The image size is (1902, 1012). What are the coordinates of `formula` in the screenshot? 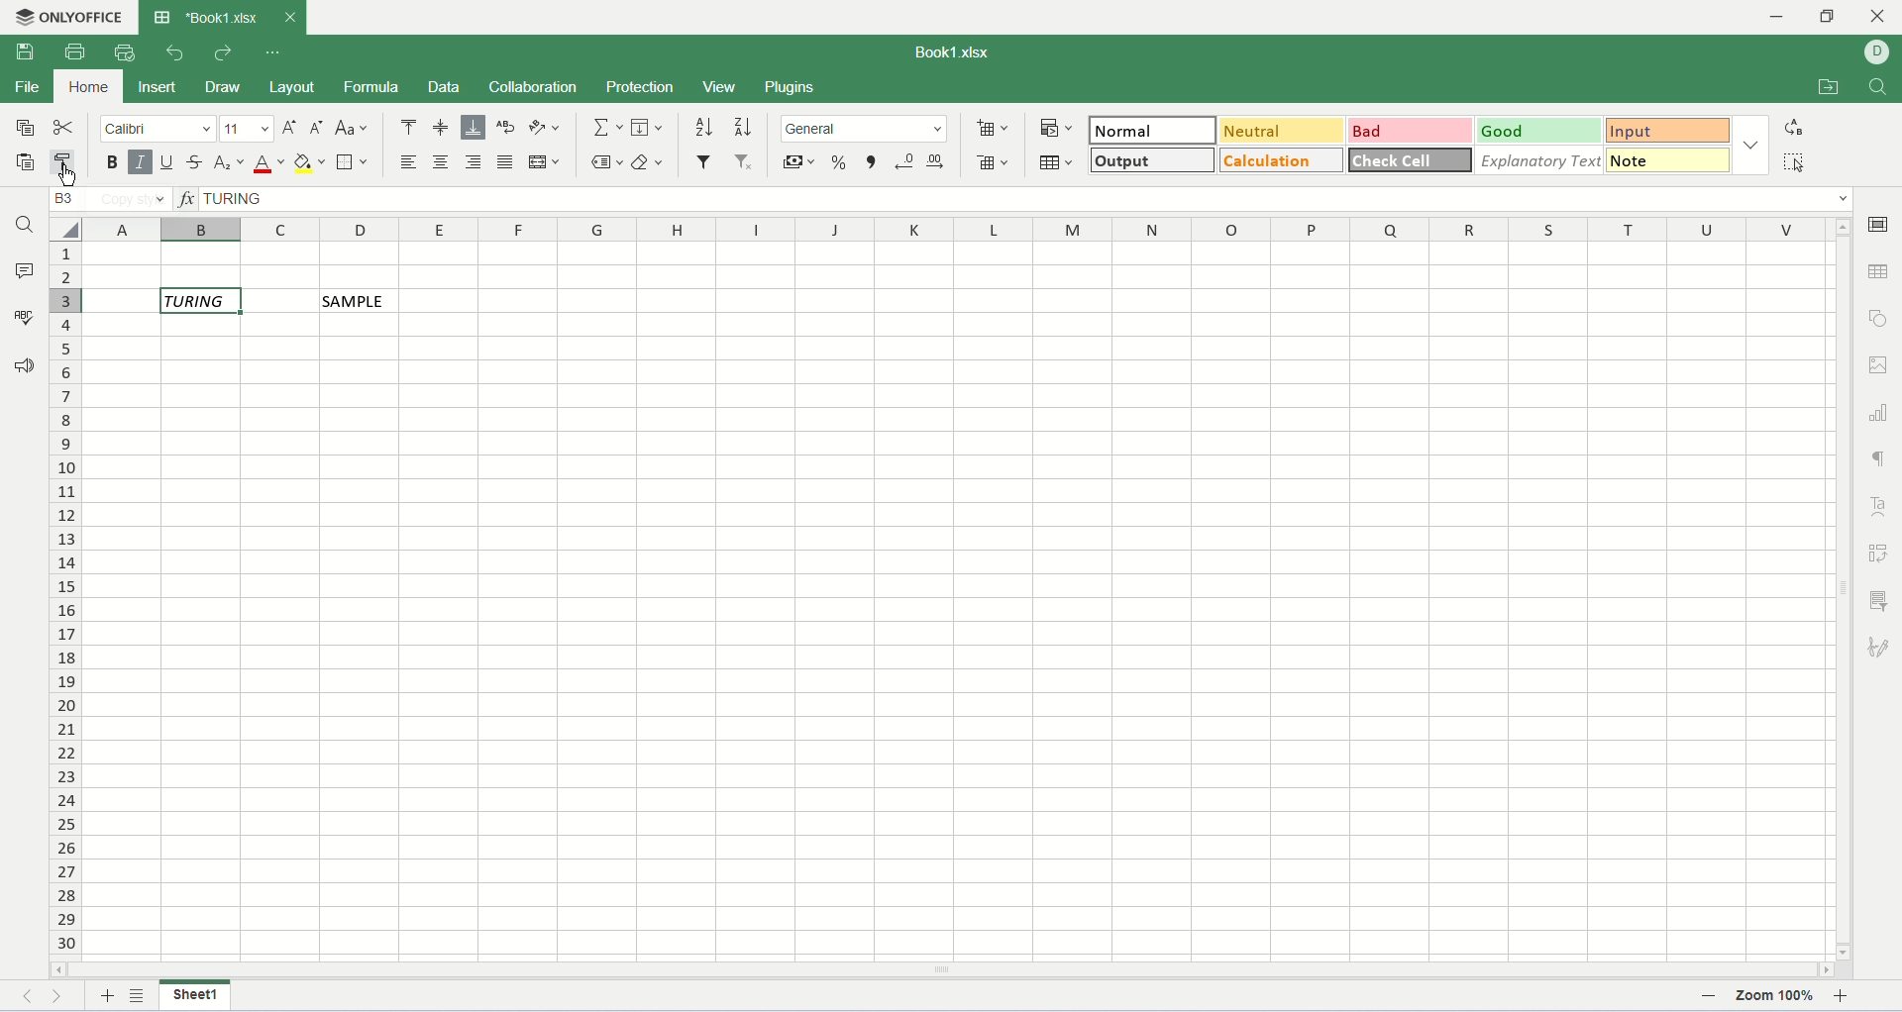 It's located at (373, 89).